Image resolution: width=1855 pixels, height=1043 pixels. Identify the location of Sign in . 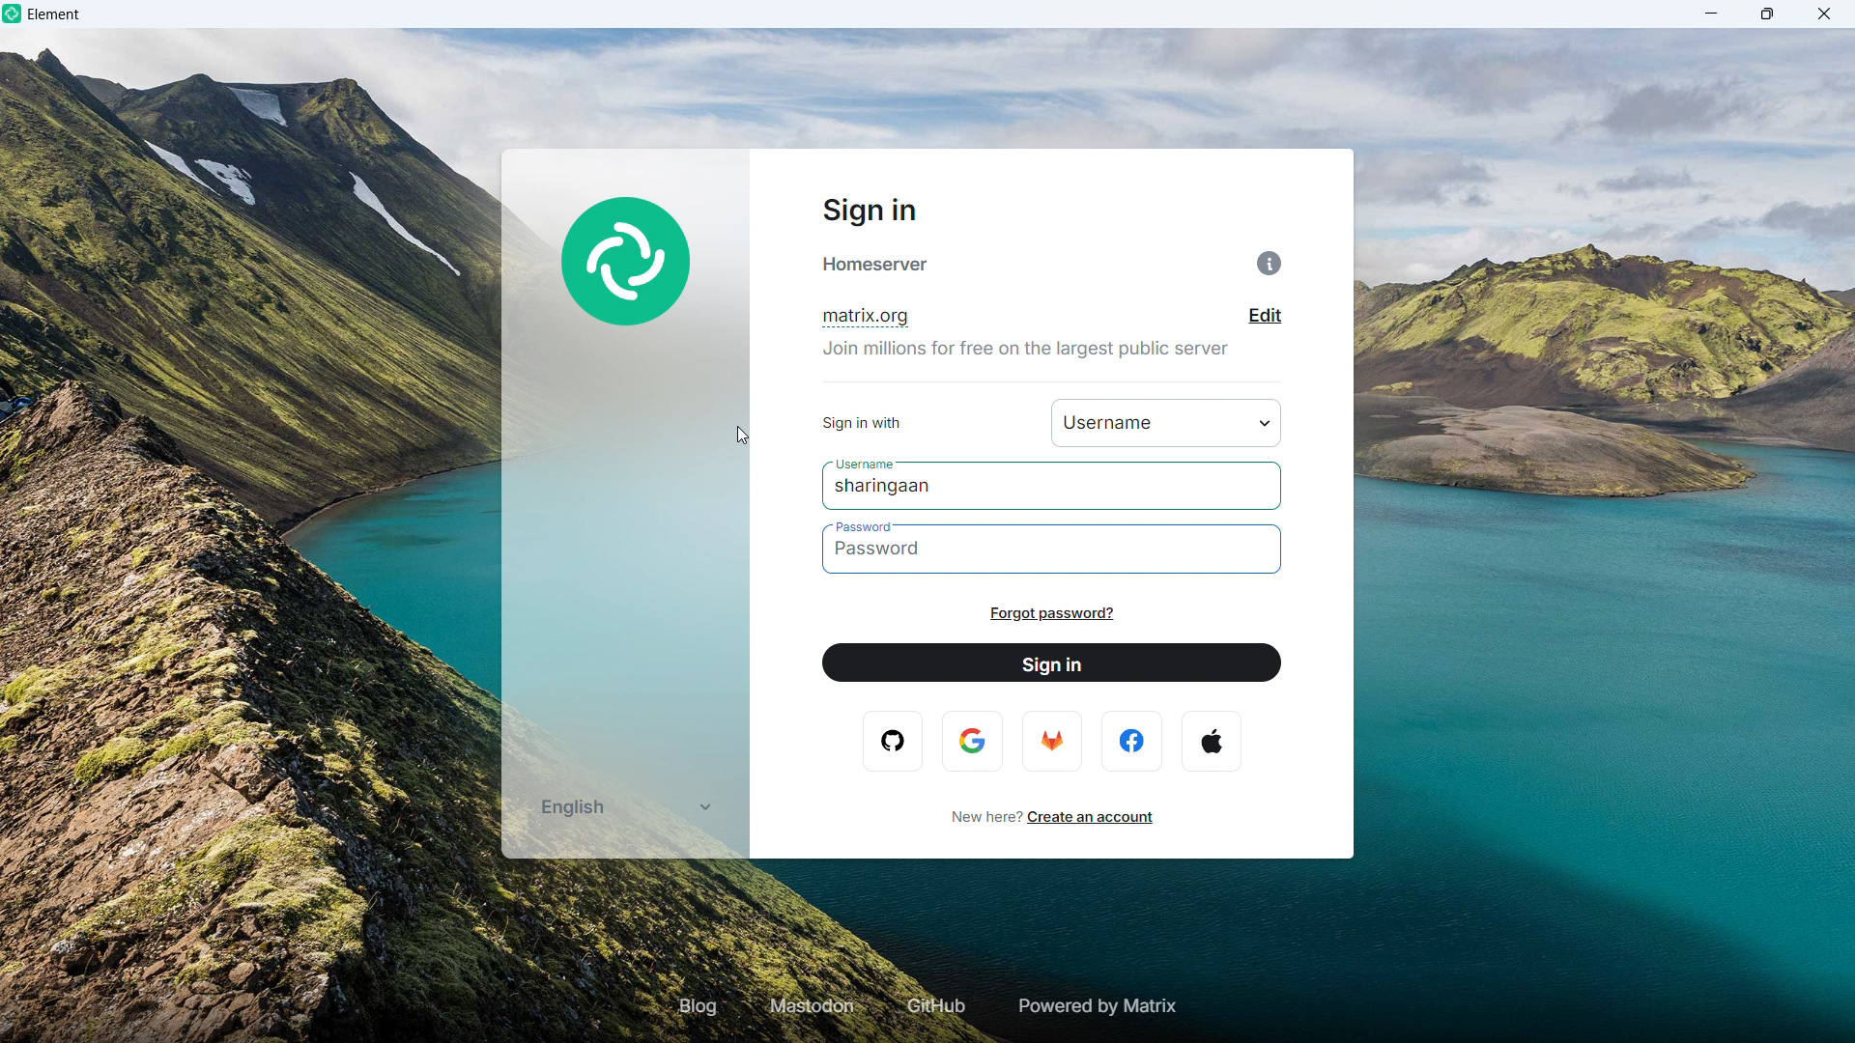
(867, 211).